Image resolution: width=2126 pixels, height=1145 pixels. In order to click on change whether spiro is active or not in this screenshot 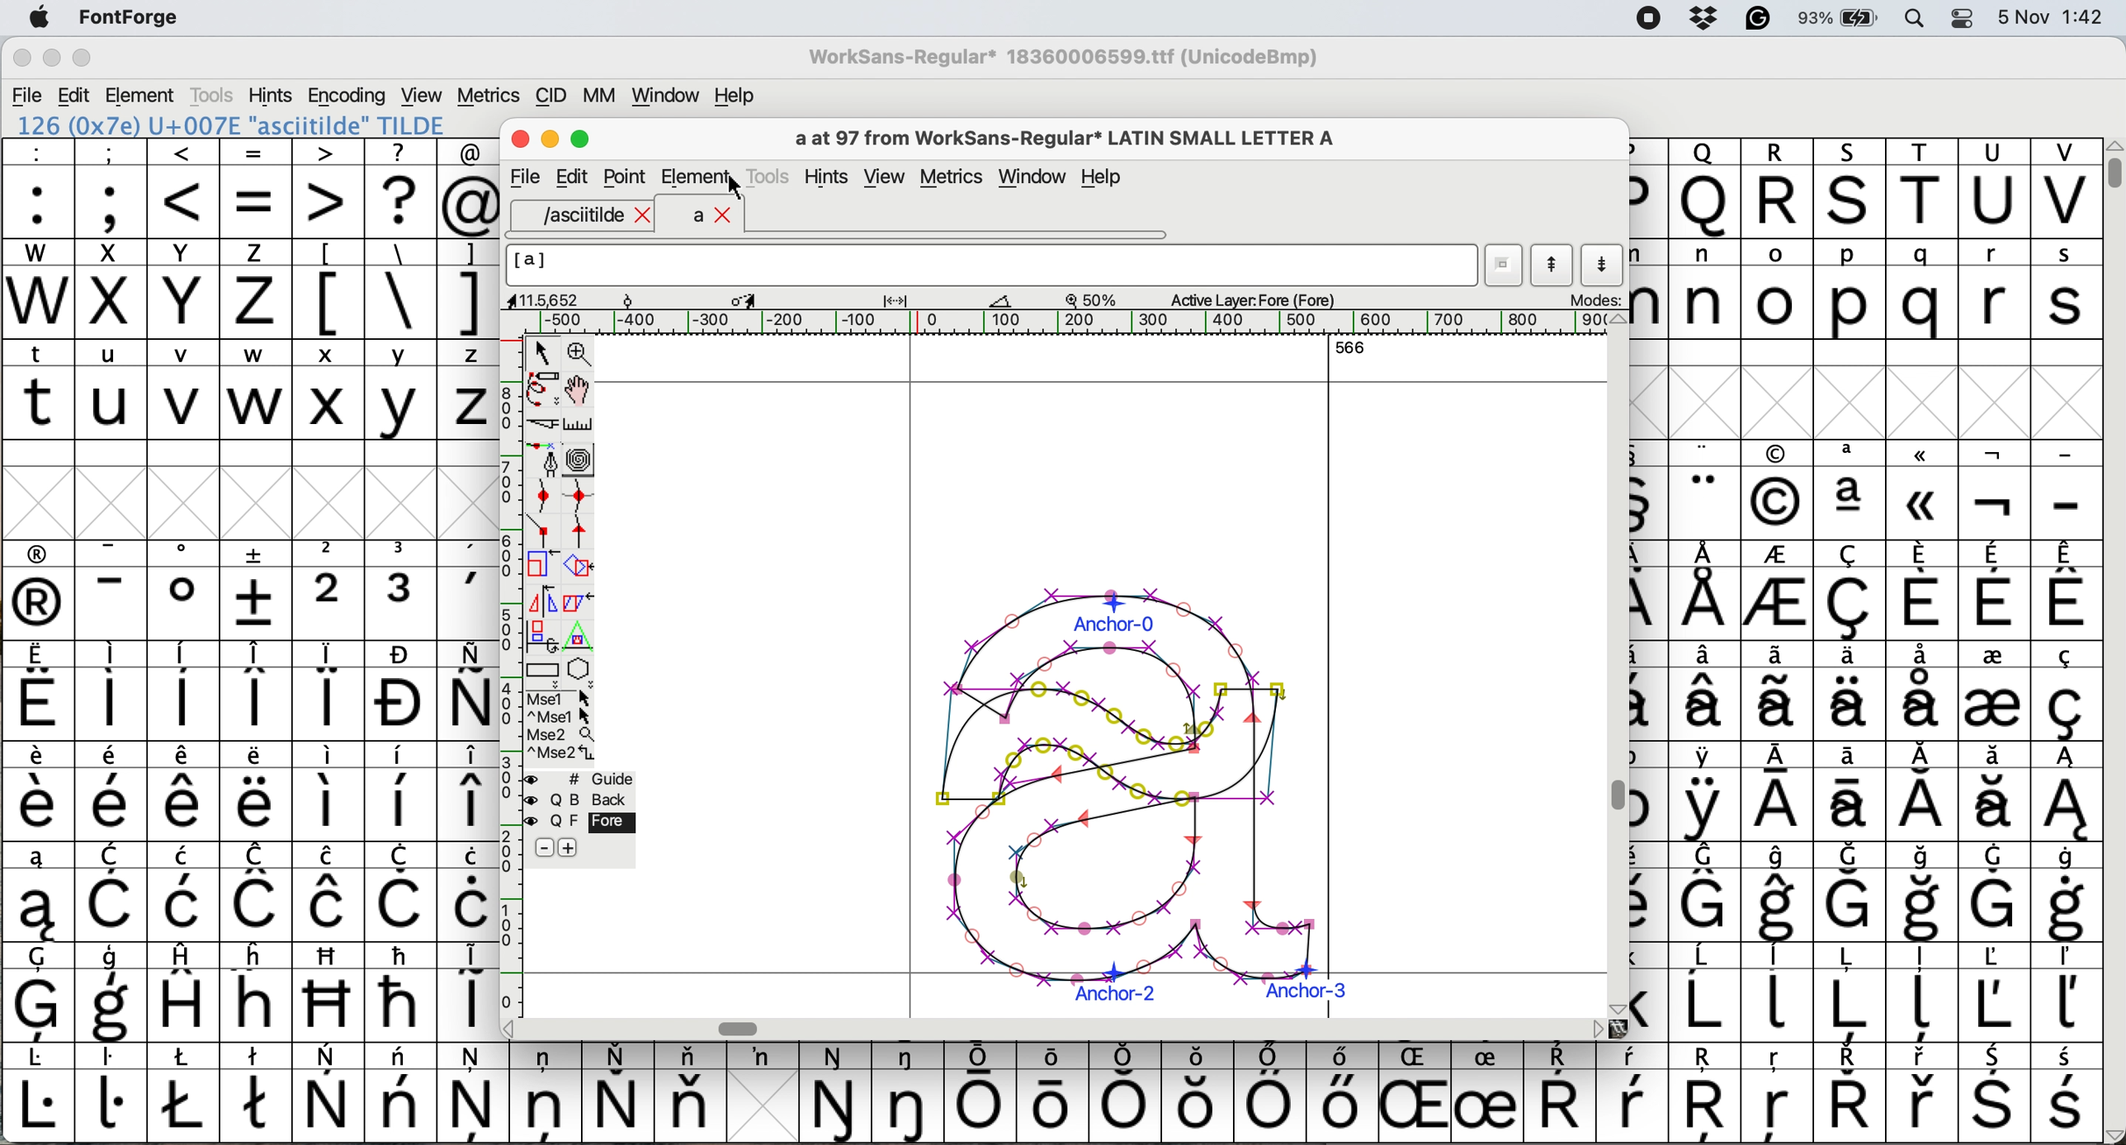, I will do `click(580, 459)`.